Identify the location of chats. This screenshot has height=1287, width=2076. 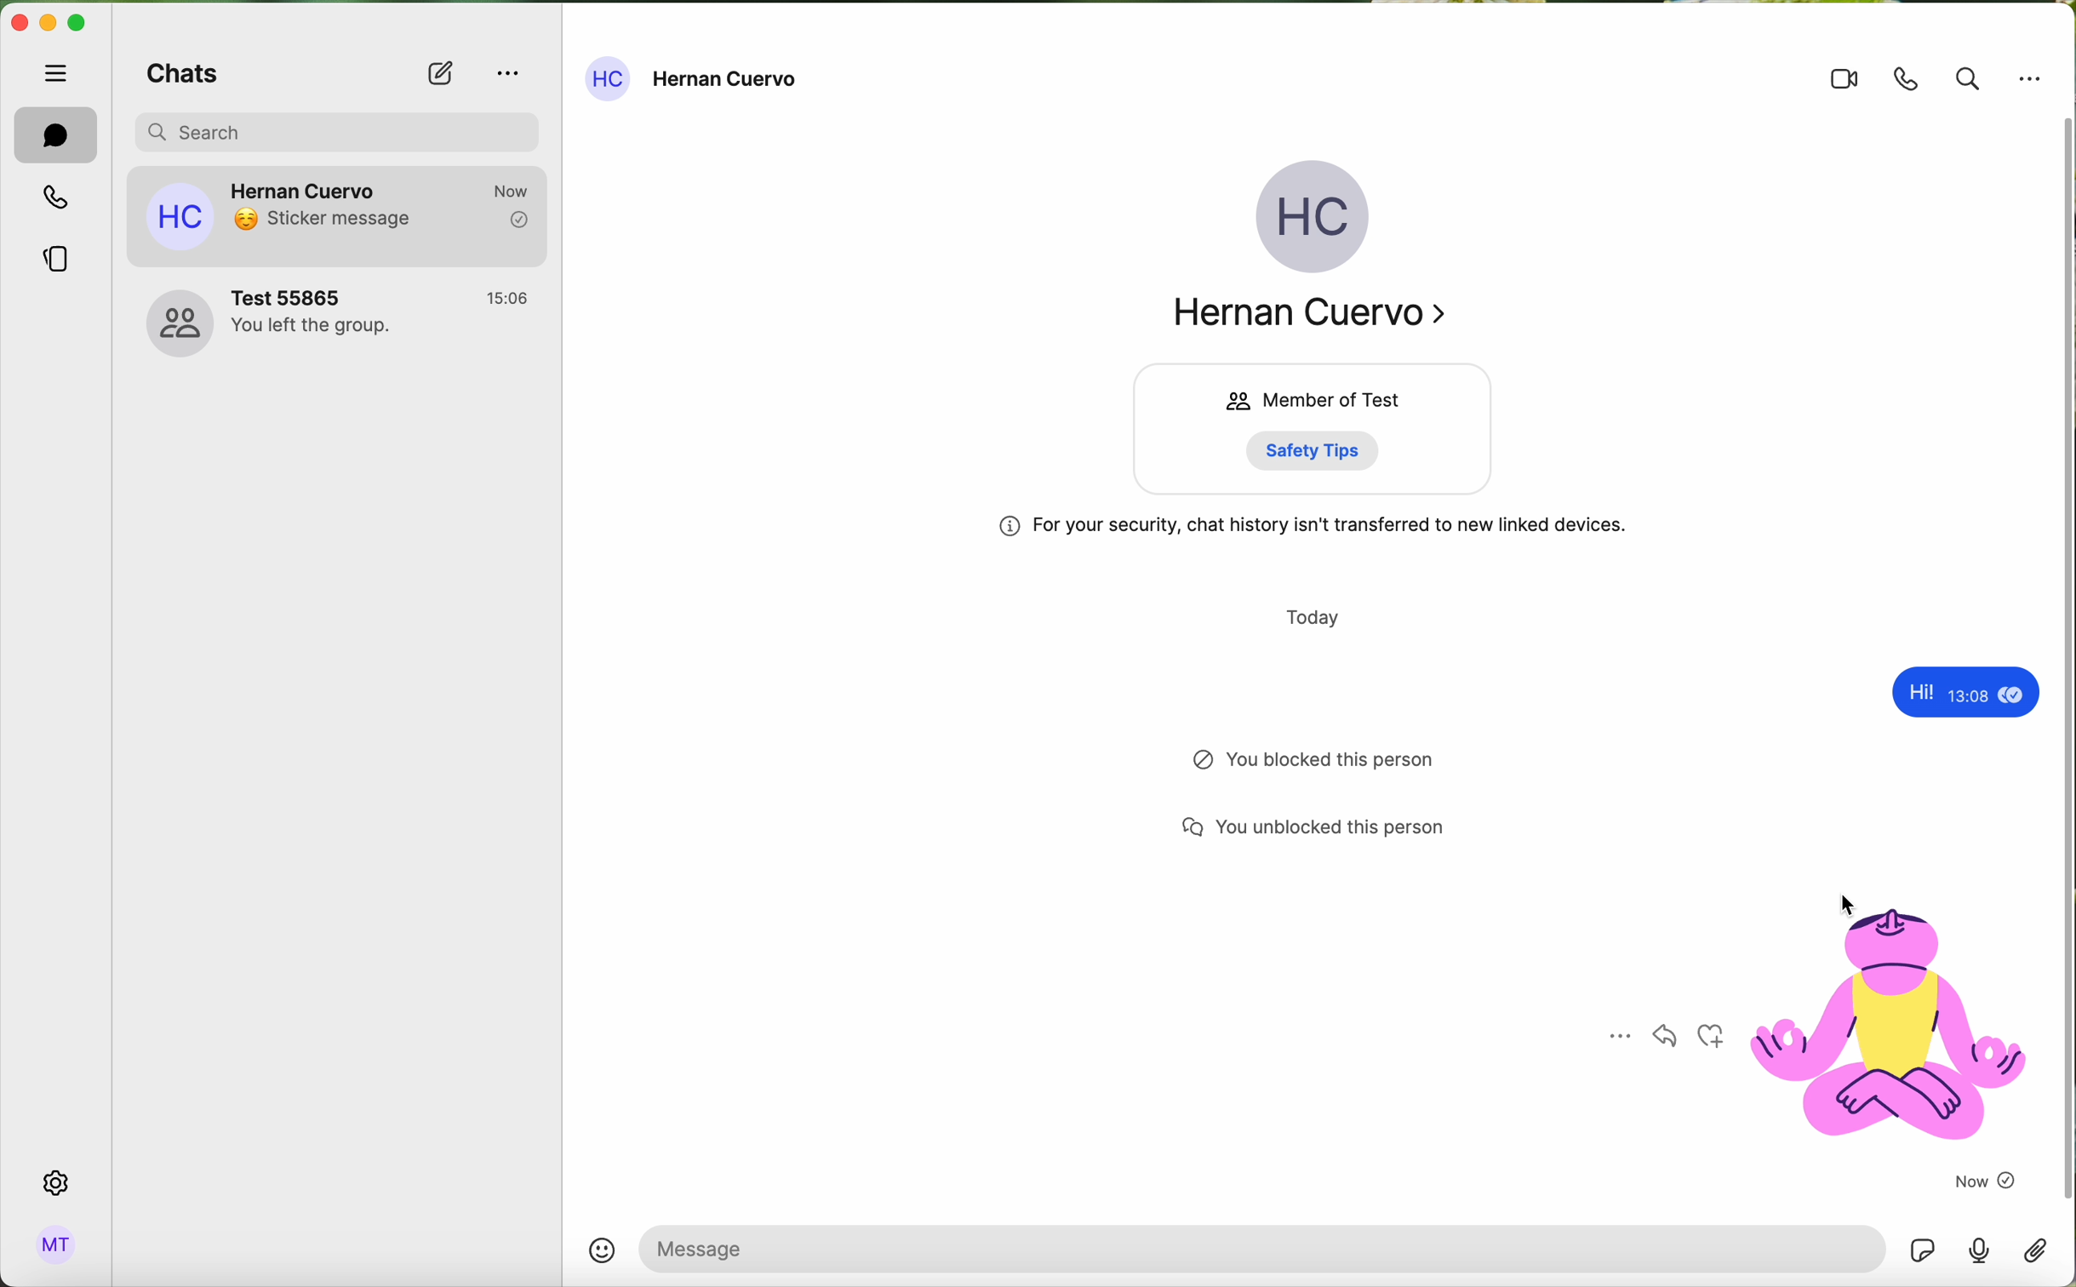
(55, 134).